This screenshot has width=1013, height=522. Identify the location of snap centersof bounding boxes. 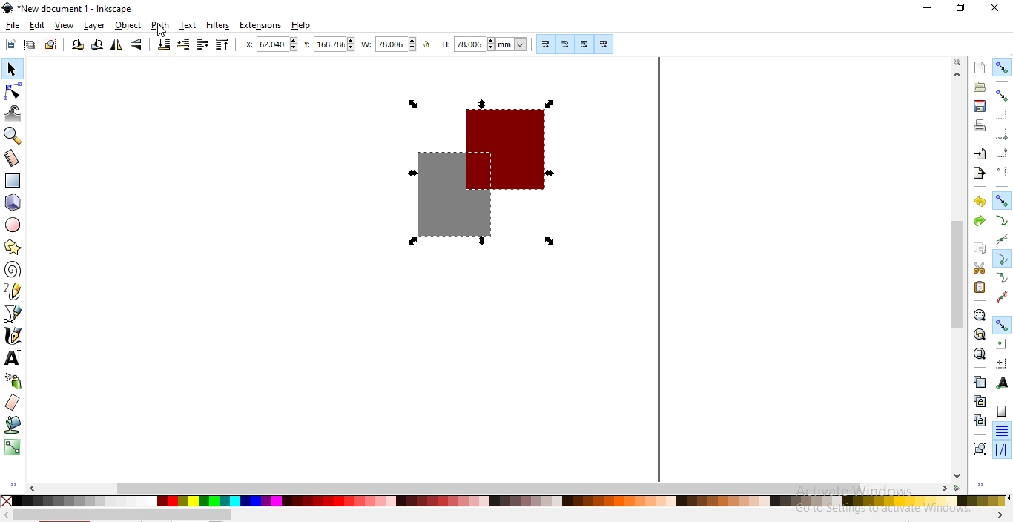
(1000, 173).